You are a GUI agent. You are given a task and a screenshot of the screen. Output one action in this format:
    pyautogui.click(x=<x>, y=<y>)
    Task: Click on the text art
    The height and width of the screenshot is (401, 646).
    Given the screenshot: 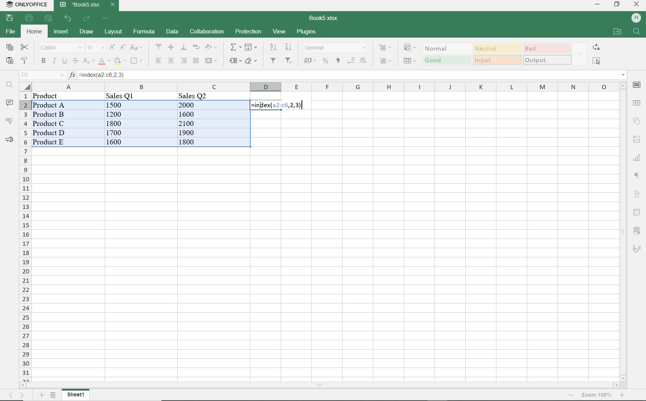 What is the action you would take?
    pyautogui.click(x=638, y=194)
    